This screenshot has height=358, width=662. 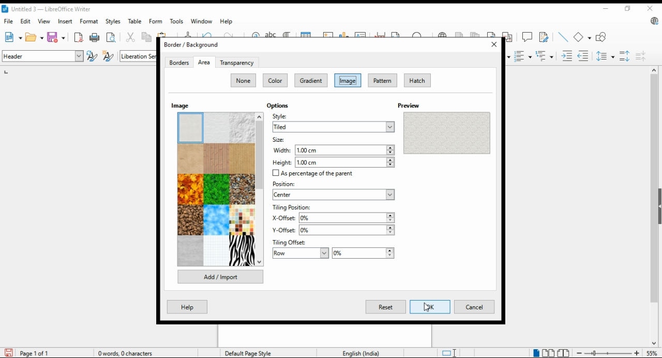 I want to click on images, so click(x=186, y=106).